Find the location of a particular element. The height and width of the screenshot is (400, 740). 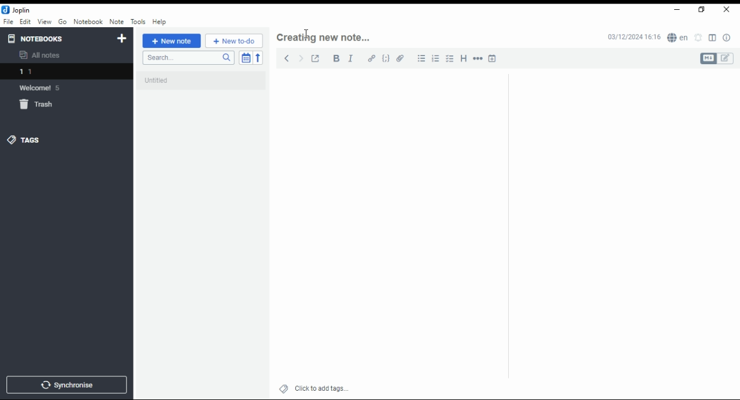

tags is located at coordinates (24, 139).